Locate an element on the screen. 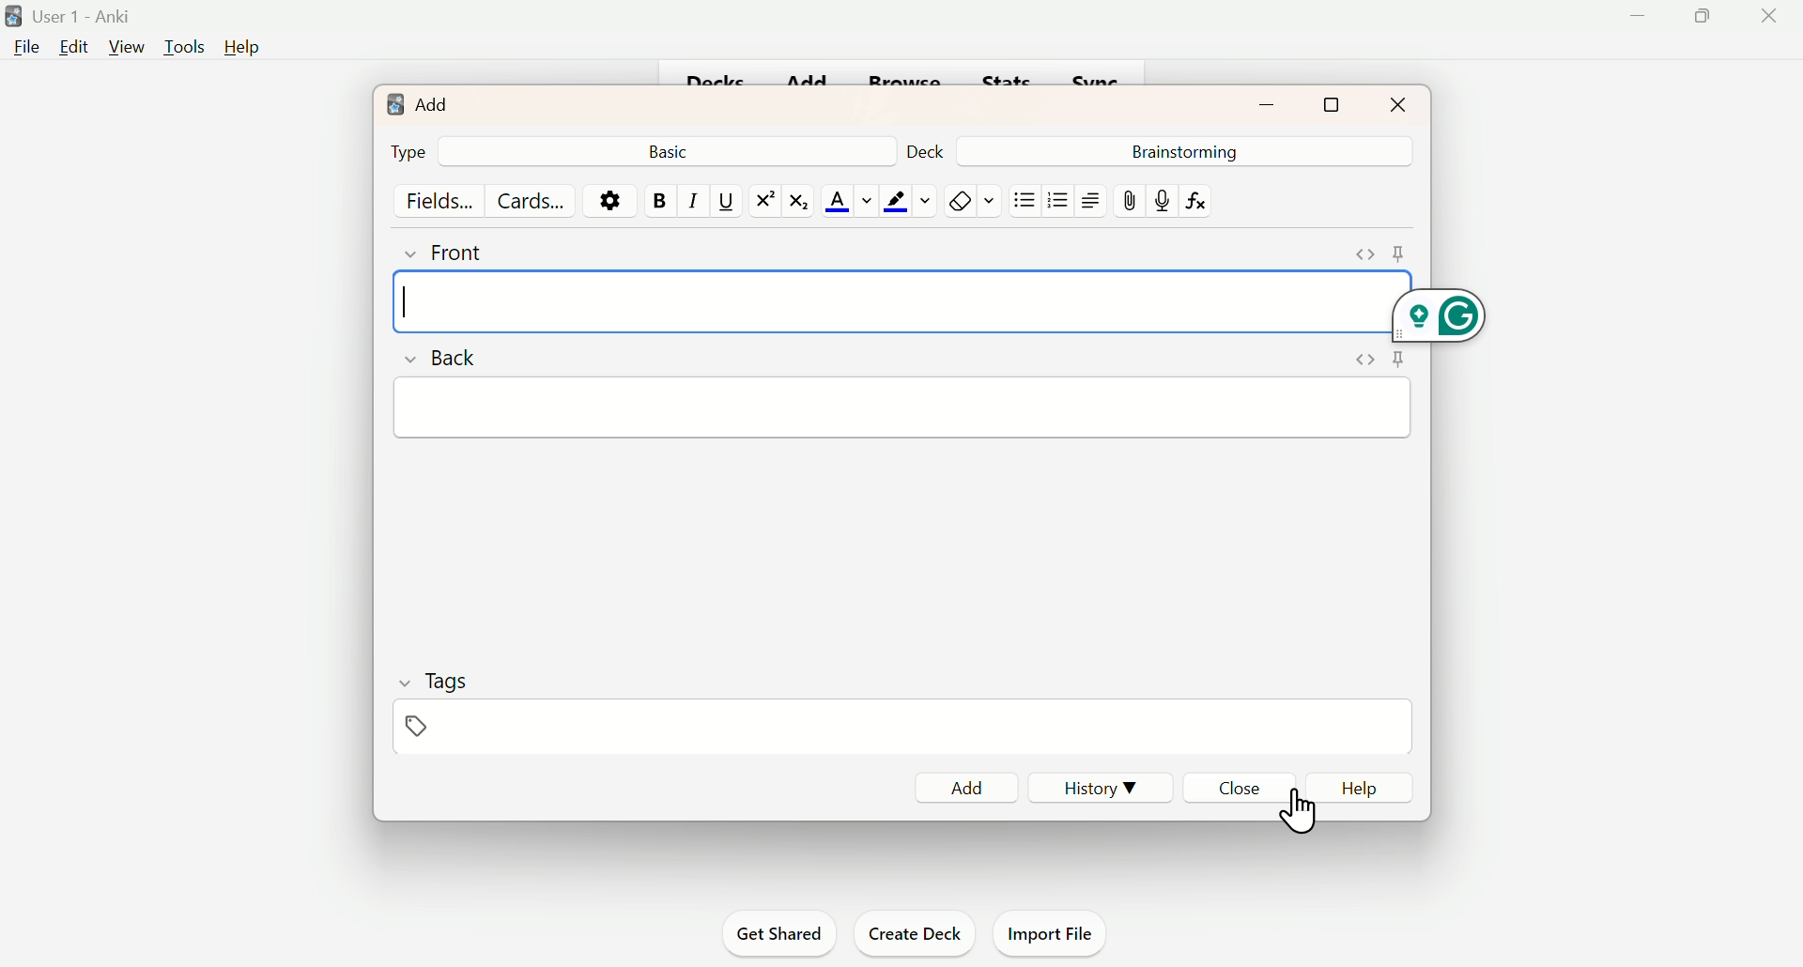 This screenshot has width=1803, height=967. Color is located at coordinates (907, 200).